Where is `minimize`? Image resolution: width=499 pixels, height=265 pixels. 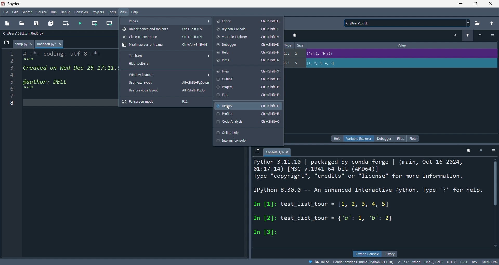 minimize is located at coordinates (459, 3).